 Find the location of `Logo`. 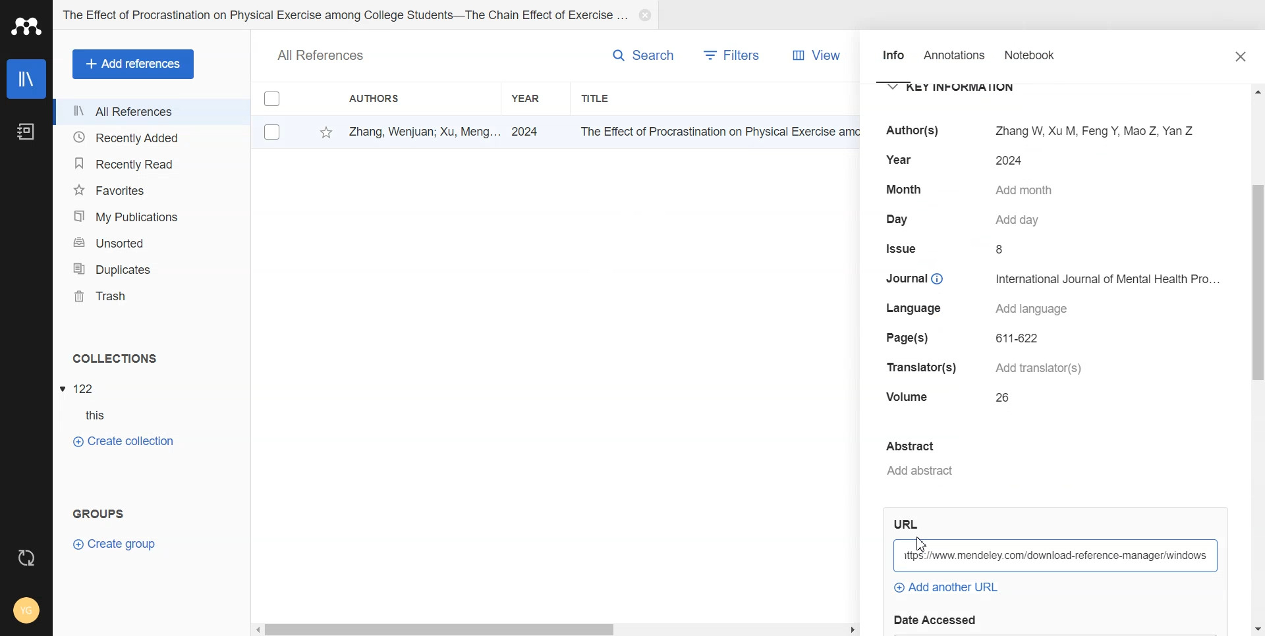

Logo is located at coordinates (28, 27).